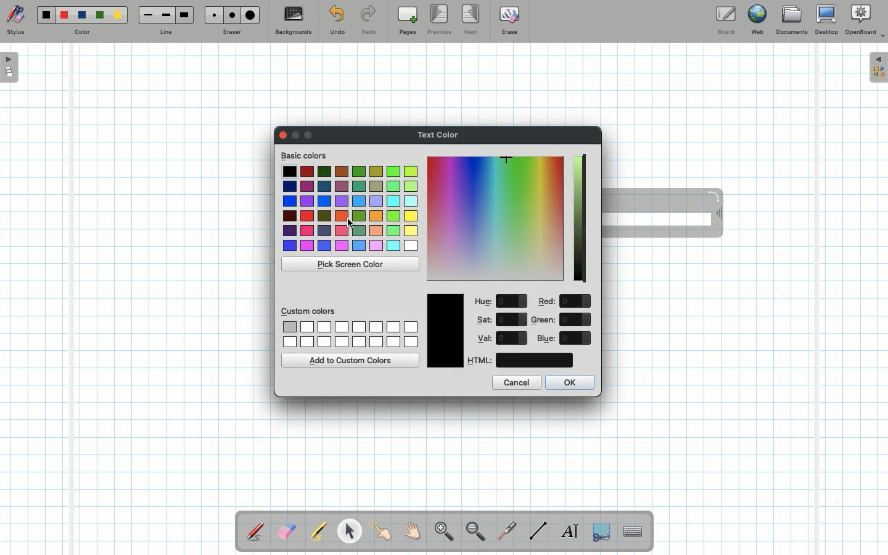  Describe the element at coordinates (725, 20) in the screenshot. I see `Board` at that location.